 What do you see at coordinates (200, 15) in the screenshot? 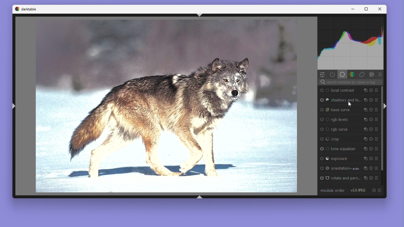
I see `shift+ctrl+t` at bounding box center [200, 15].